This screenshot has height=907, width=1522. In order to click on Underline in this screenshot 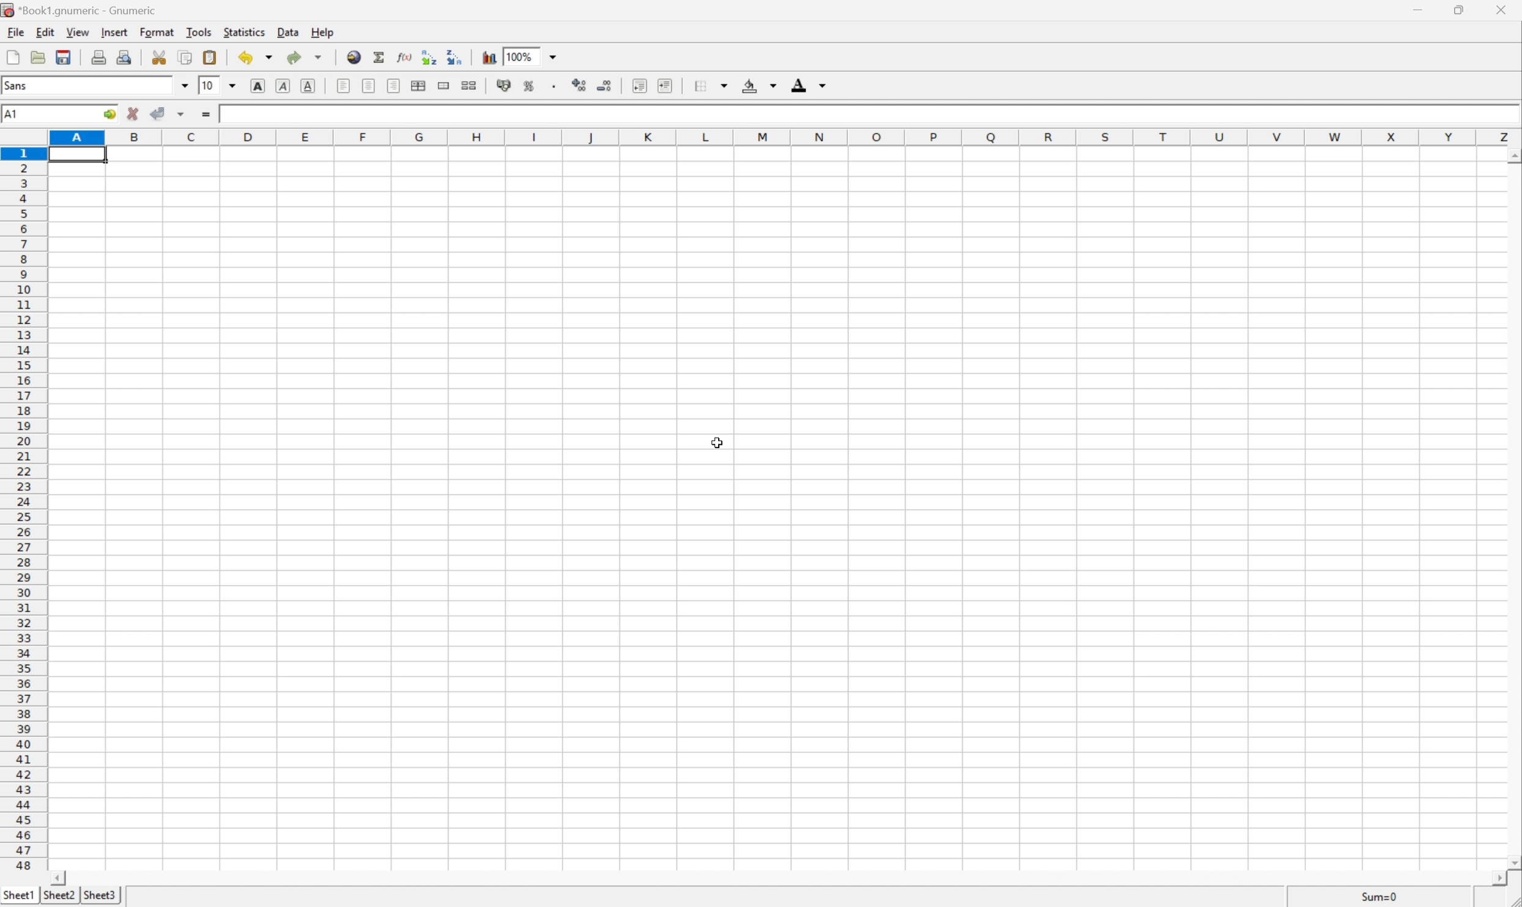, I will do `click(308, 86)`.